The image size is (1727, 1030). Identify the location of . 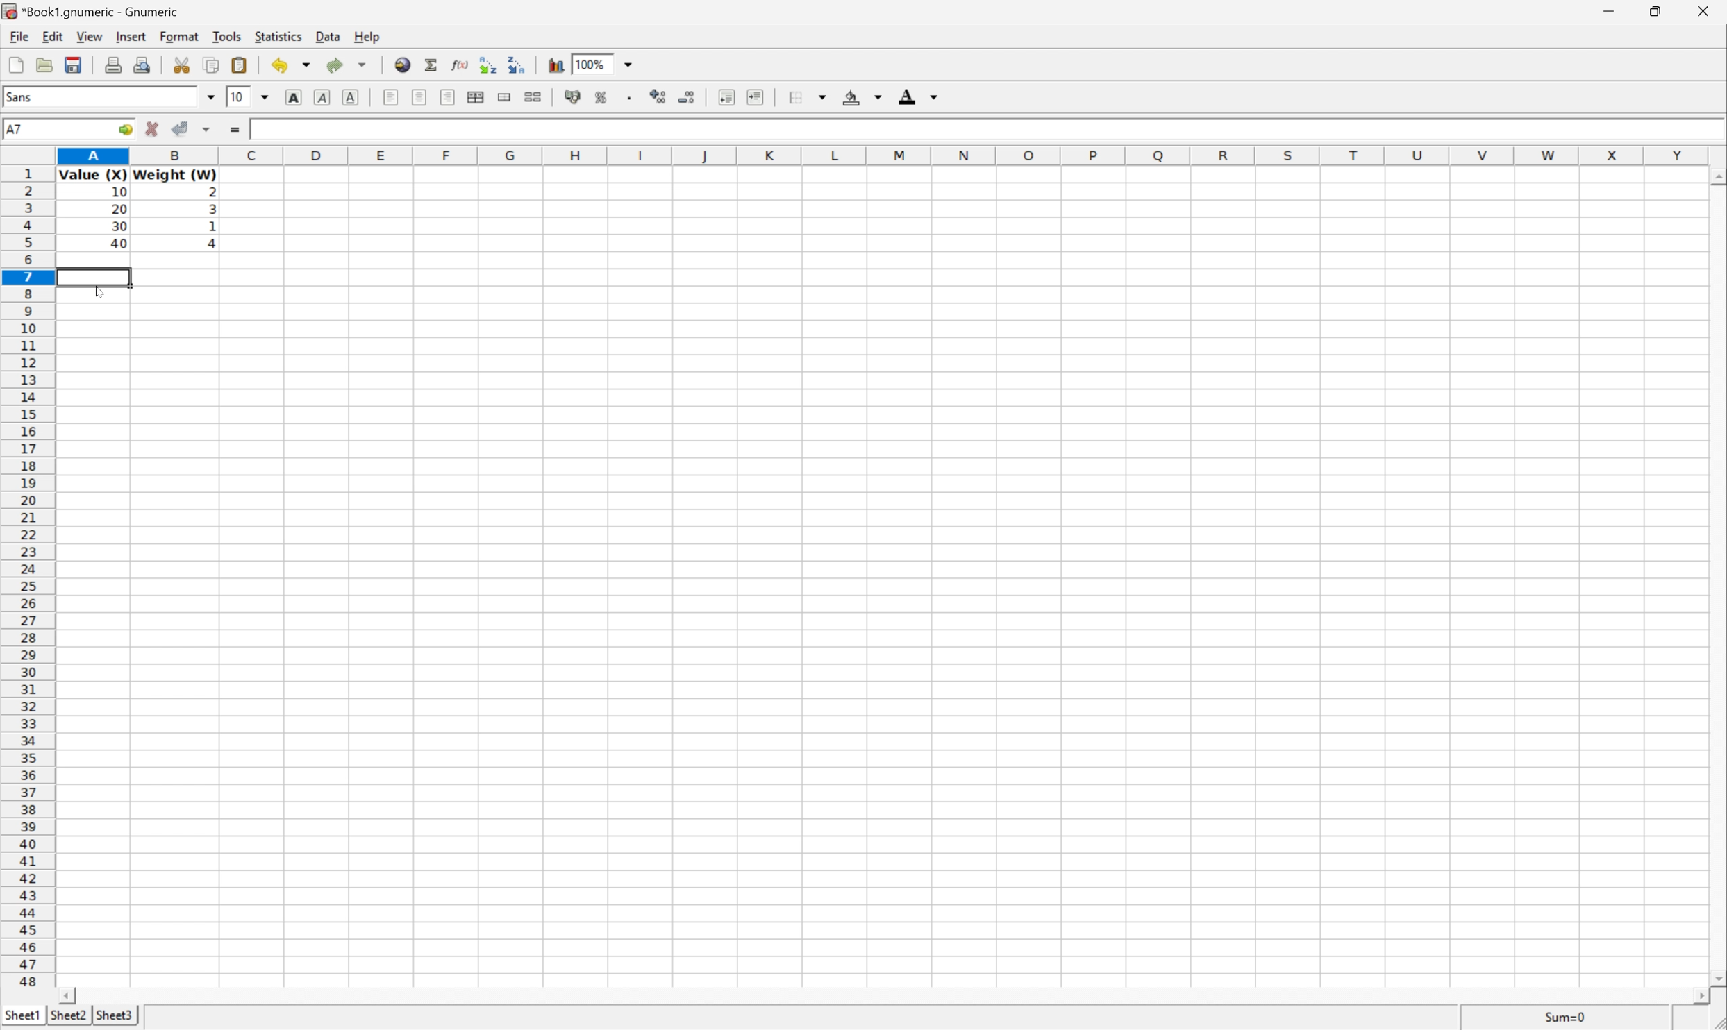
(118, 194).